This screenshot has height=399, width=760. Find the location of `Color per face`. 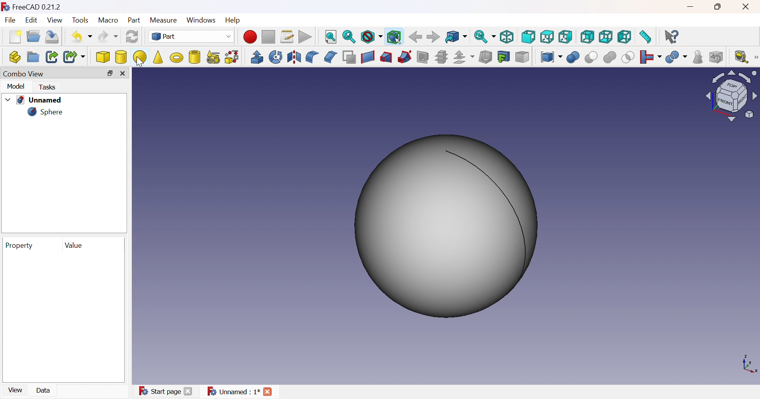

Color per face is located at coordinates (522, 57).